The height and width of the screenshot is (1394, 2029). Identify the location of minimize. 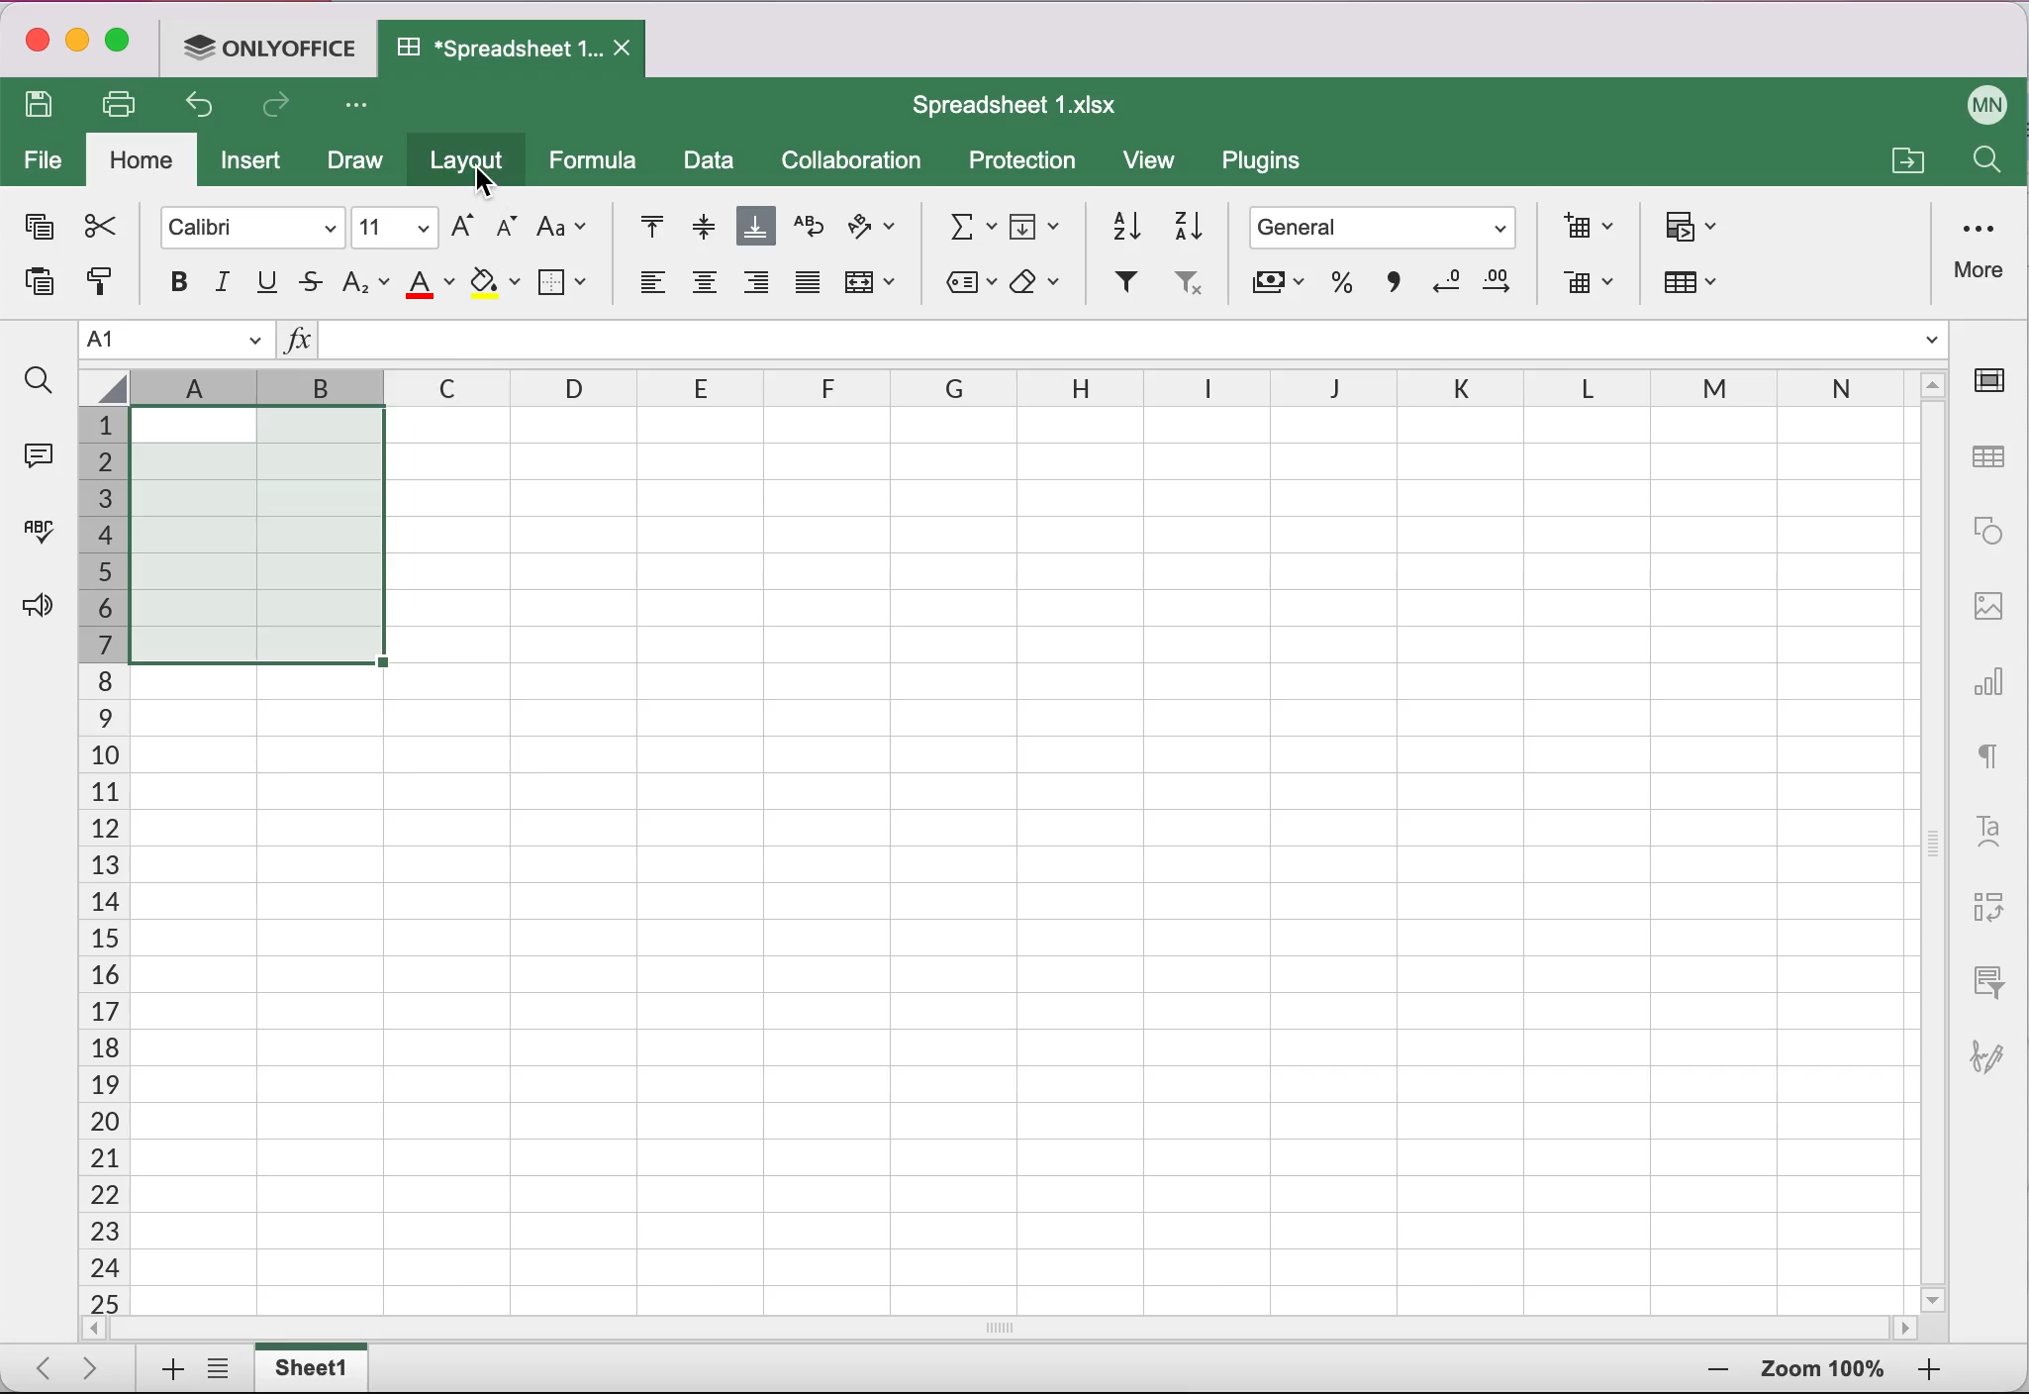
(77, 44).